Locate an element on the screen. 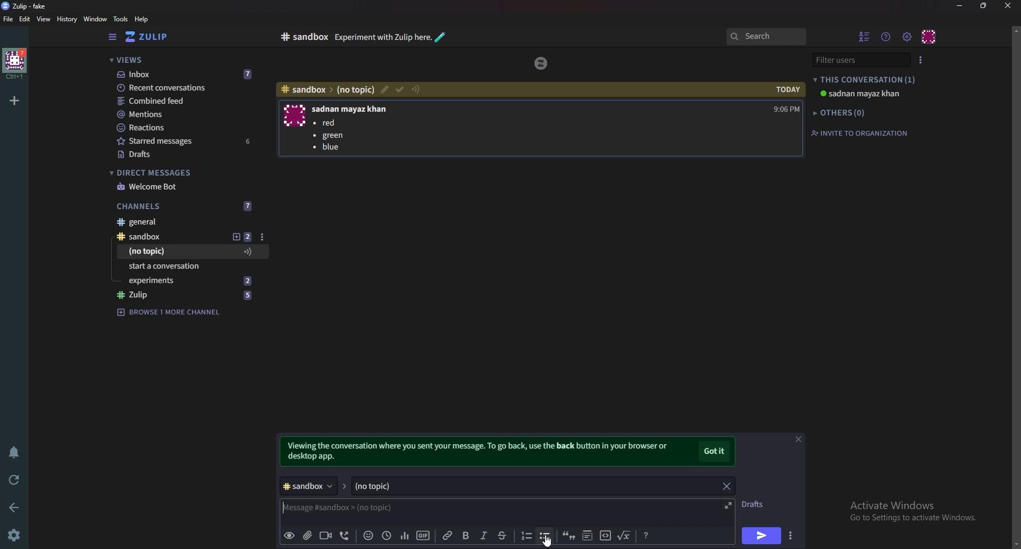 This screenshot has height=549, width=1021. channel options is located at coordinates (262, 236).